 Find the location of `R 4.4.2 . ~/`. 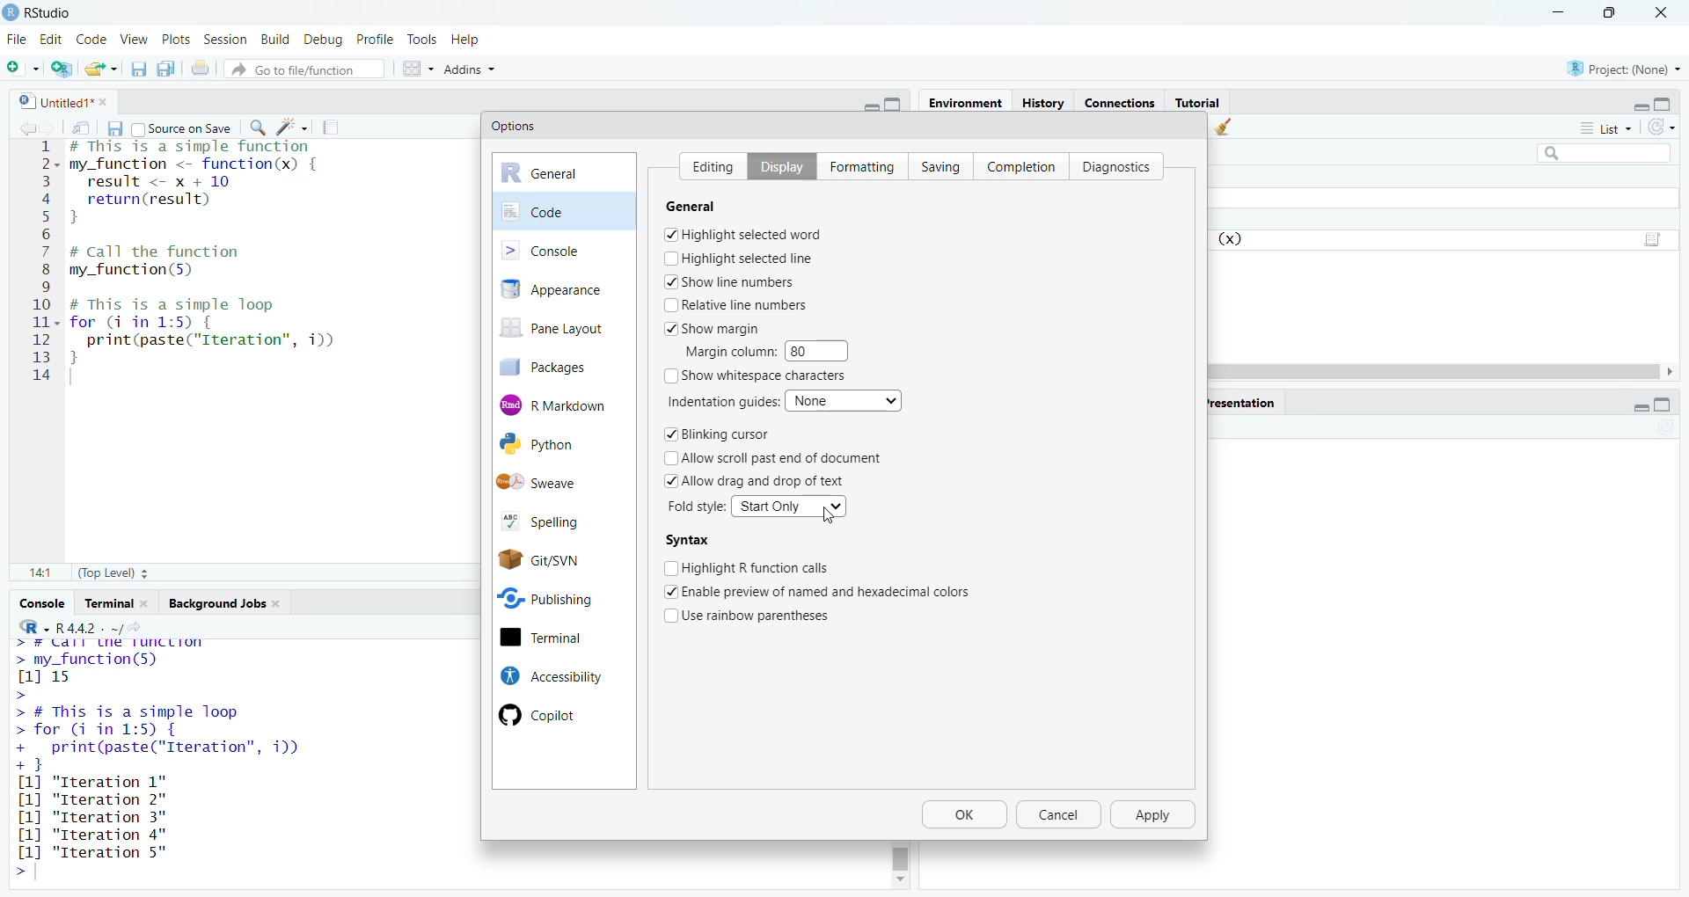

R 4.4.2 . ~/ is located at coordinates (90, 626).